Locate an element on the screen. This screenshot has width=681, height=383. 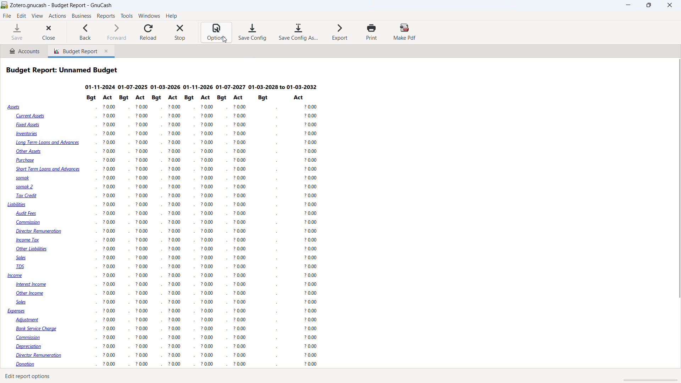
somak is located at coordinates (21, 178).